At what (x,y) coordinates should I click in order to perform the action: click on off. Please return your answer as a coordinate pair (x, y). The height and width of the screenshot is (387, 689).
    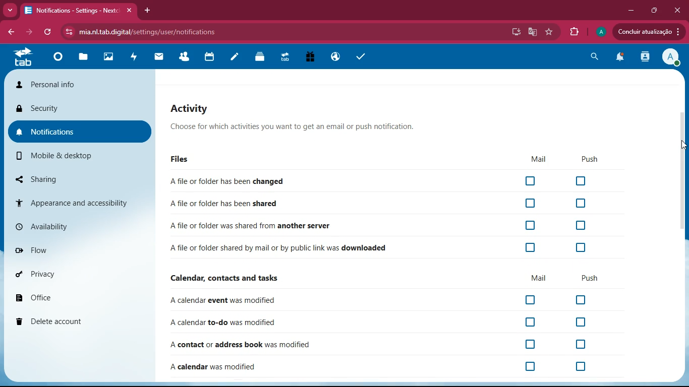
    Looking at the image, I should click on (529, 322).